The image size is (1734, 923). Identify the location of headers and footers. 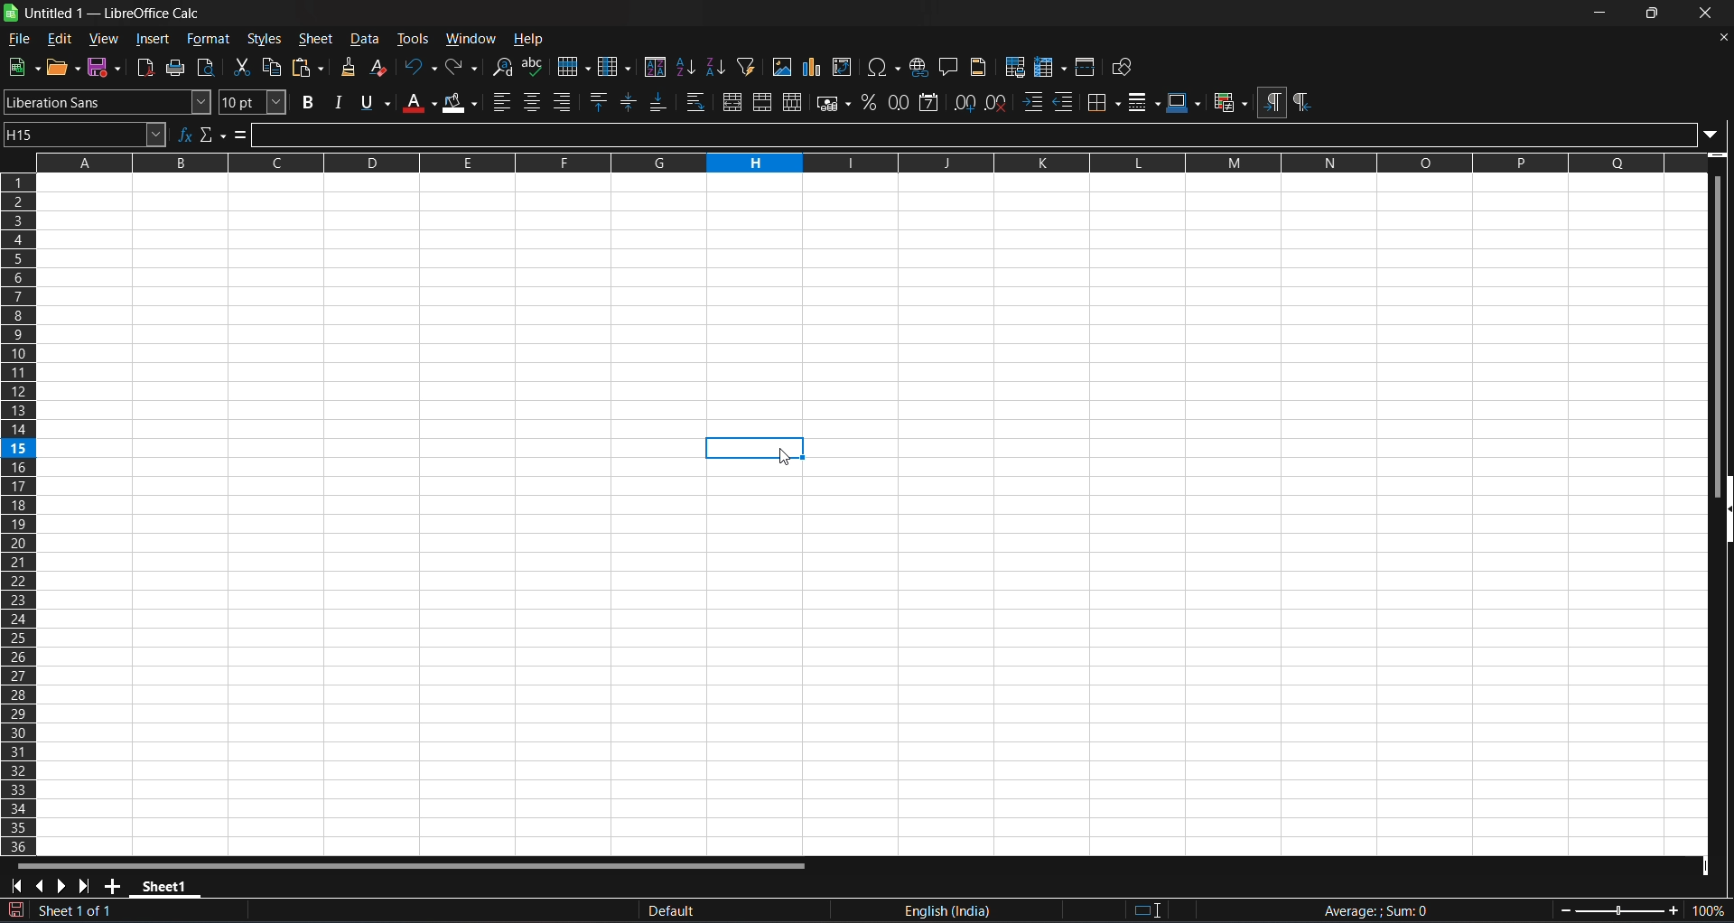
(980, 68).